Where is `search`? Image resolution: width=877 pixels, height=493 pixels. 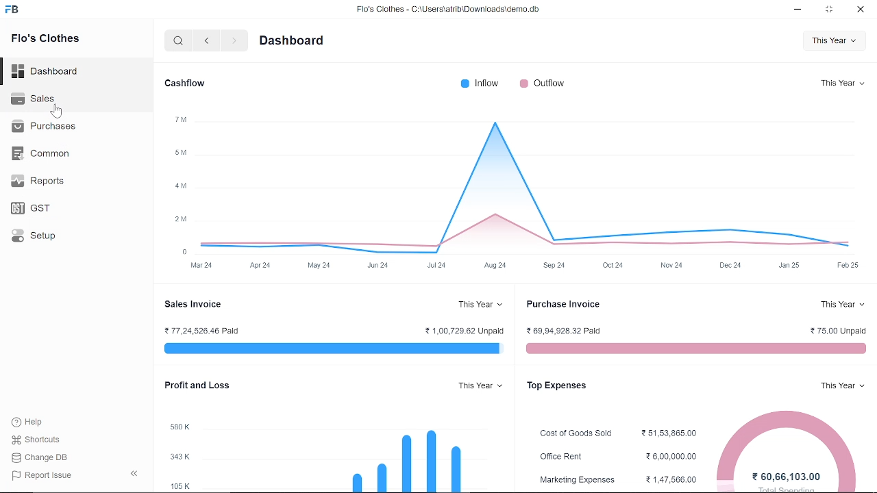
search is located at coordinates (178, 41).